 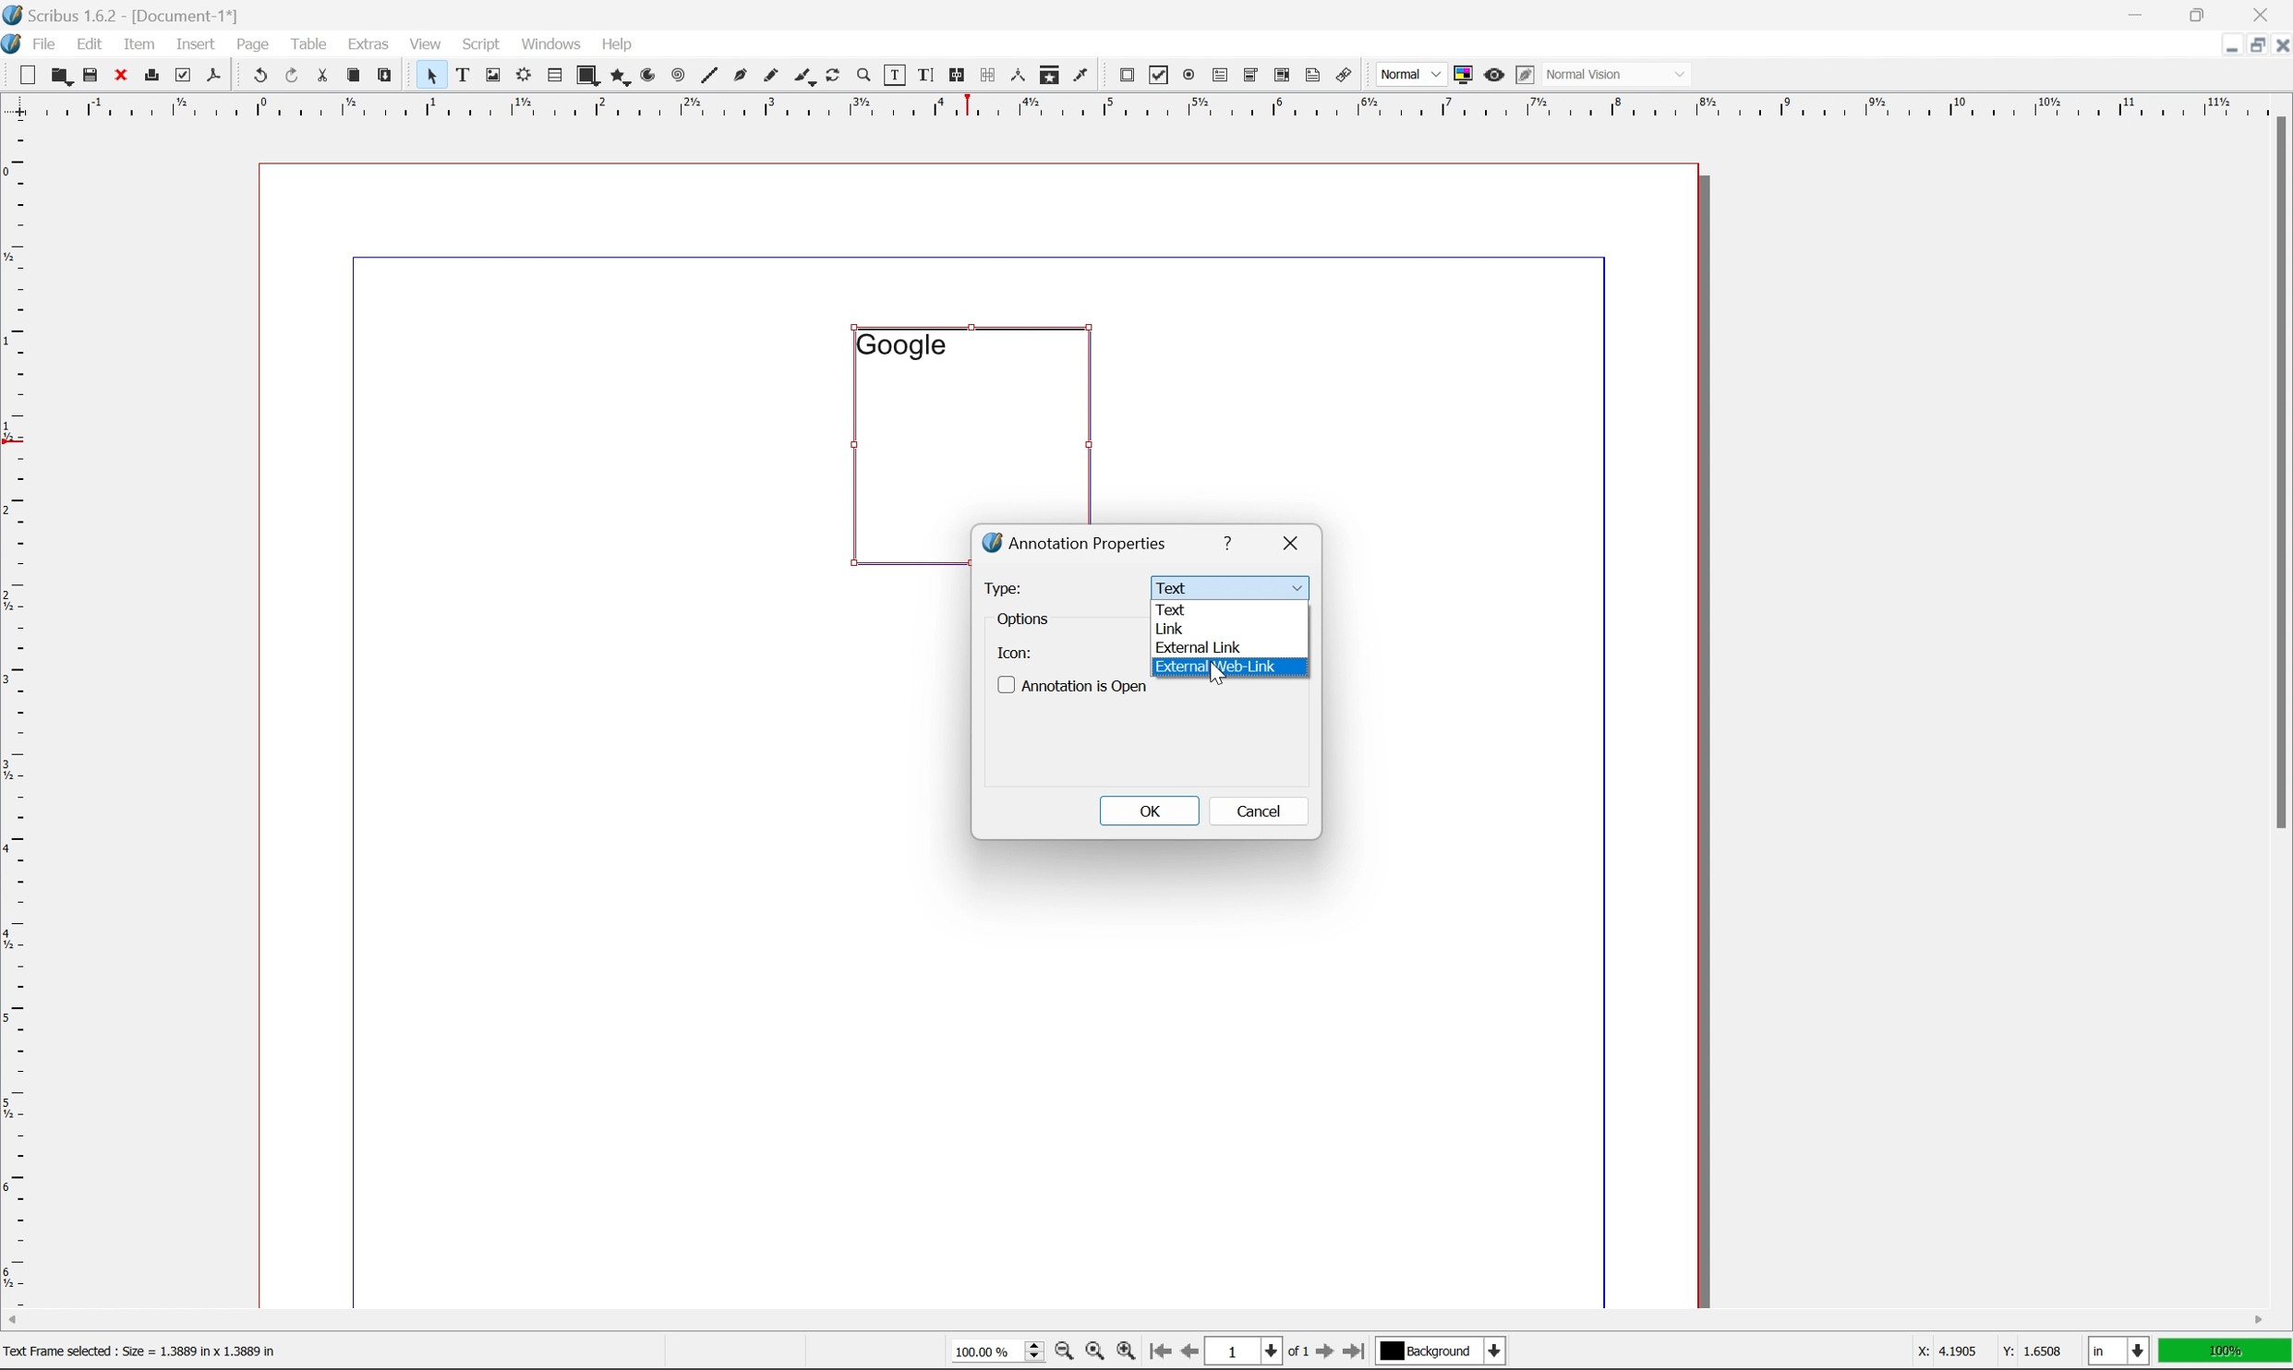 What do you see at coordinates (2249, 45) in the screenshot?
I see `restore down` at bounding box center [2249, 45].